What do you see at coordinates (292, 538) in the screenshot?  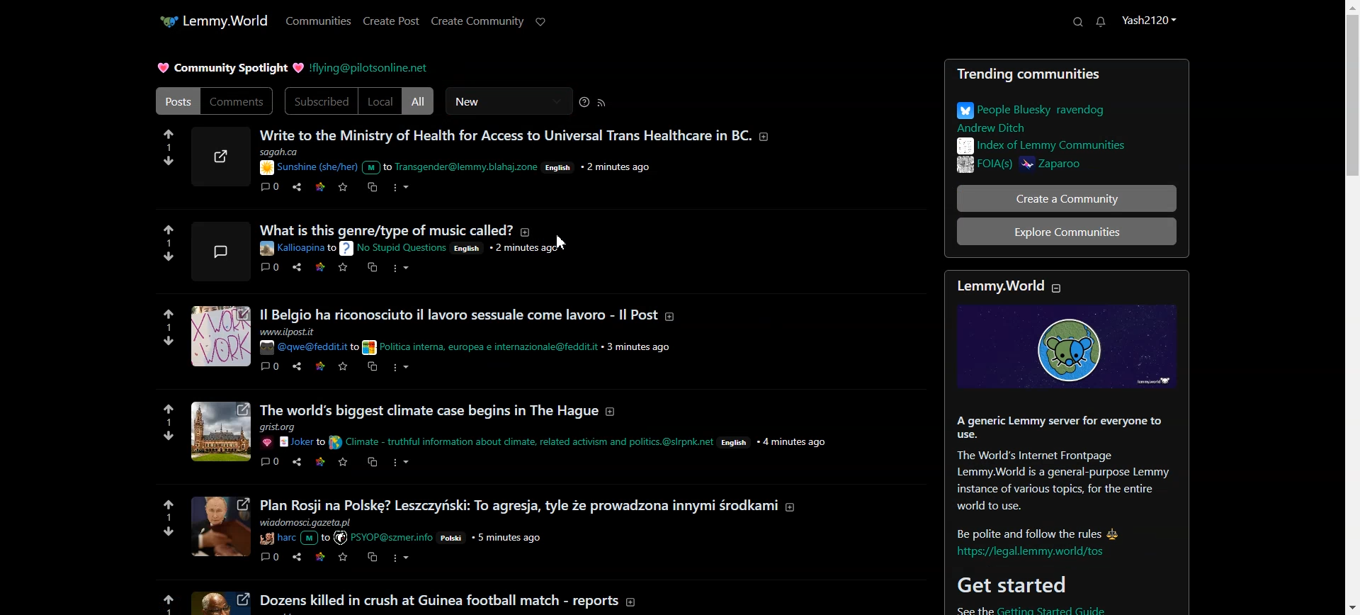 I see `` at bounding box center [292, 538].